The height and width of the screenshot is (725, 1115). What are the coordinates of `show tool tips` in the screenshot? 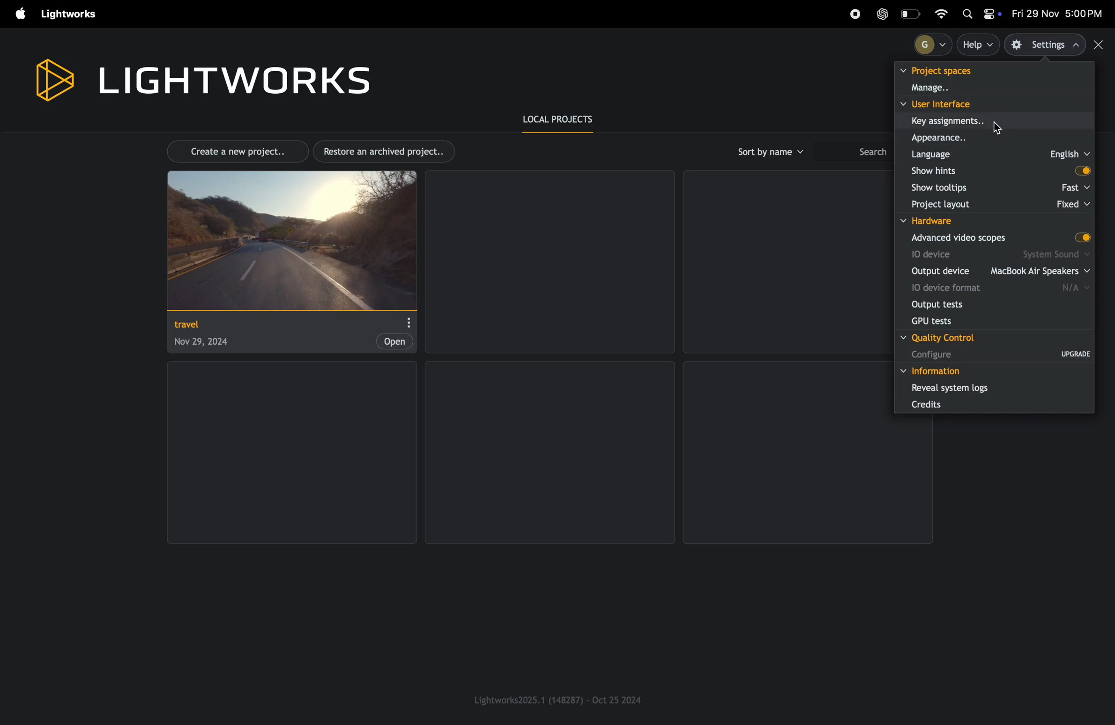 It's located at (951, 189).